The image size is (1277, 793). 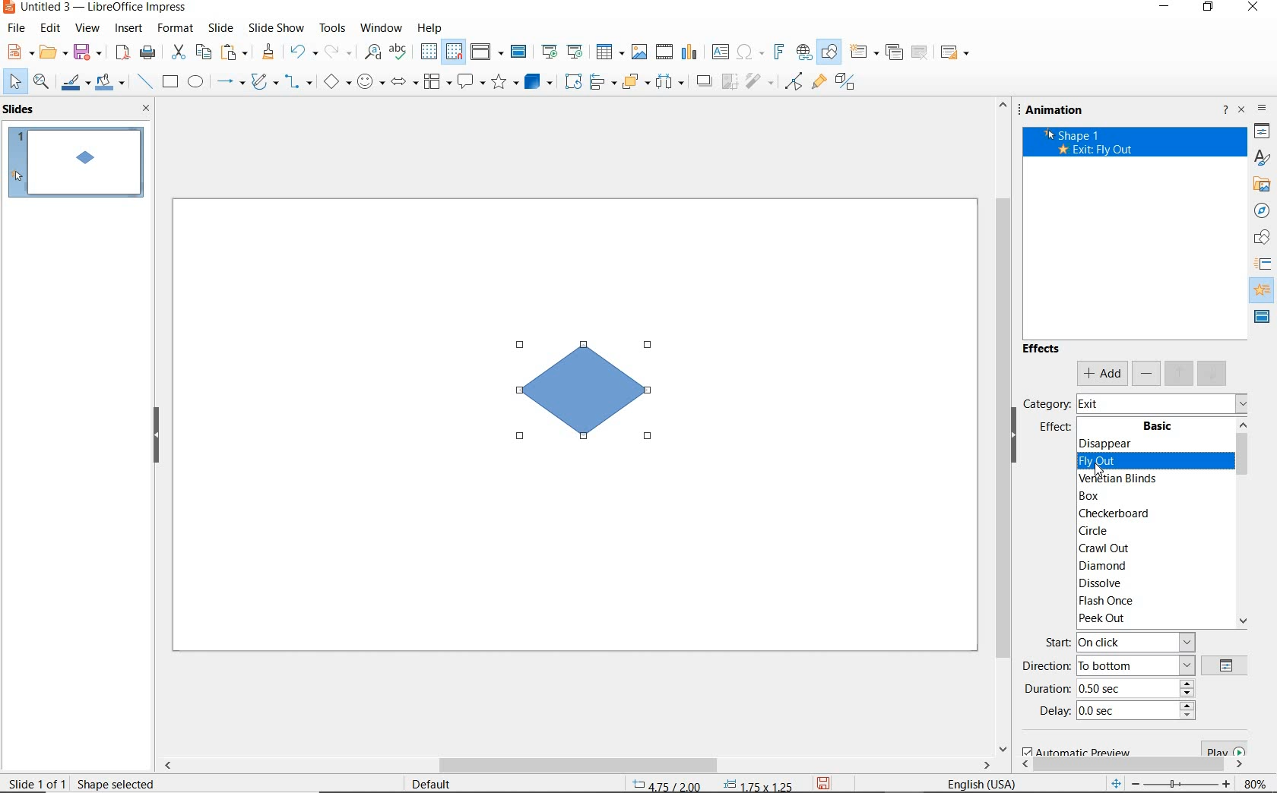 I want to click on export as pdf, so click(x=122, y=52).